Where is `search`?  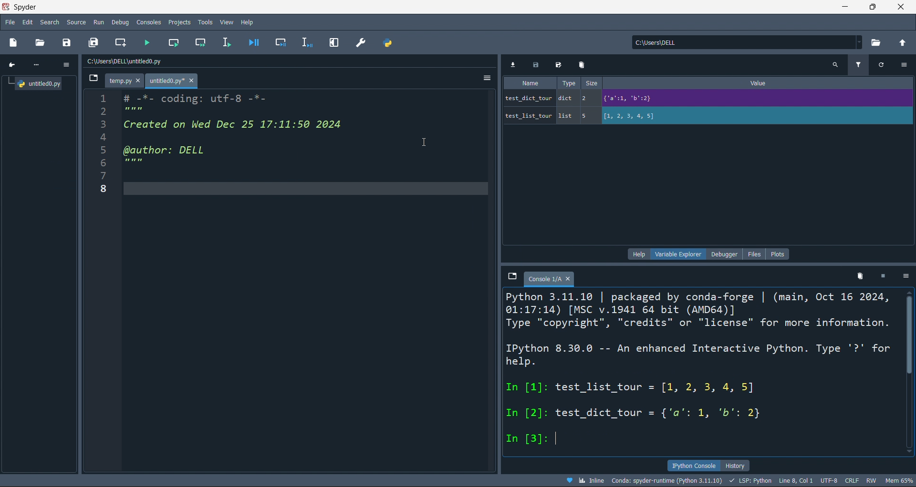 search is located at coordinates (834, 64).